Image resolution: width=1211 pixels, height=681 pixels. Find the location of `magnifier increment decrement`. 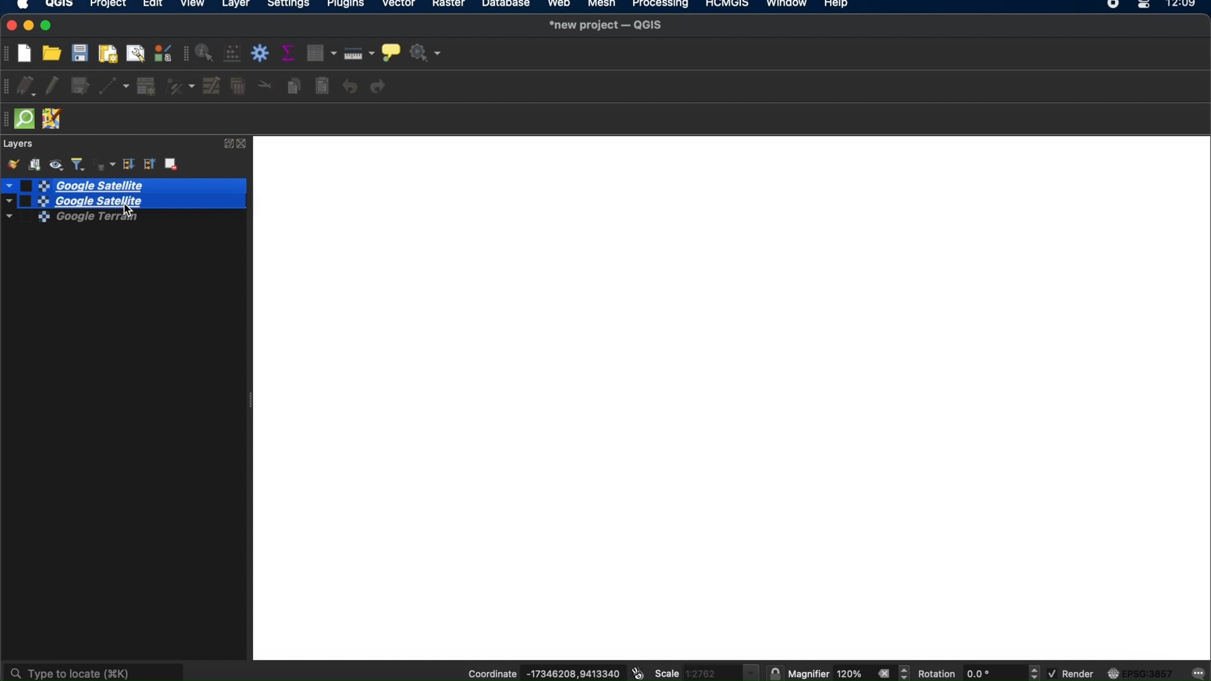

magnifier increment decrement is located at coordinates (906, 672).